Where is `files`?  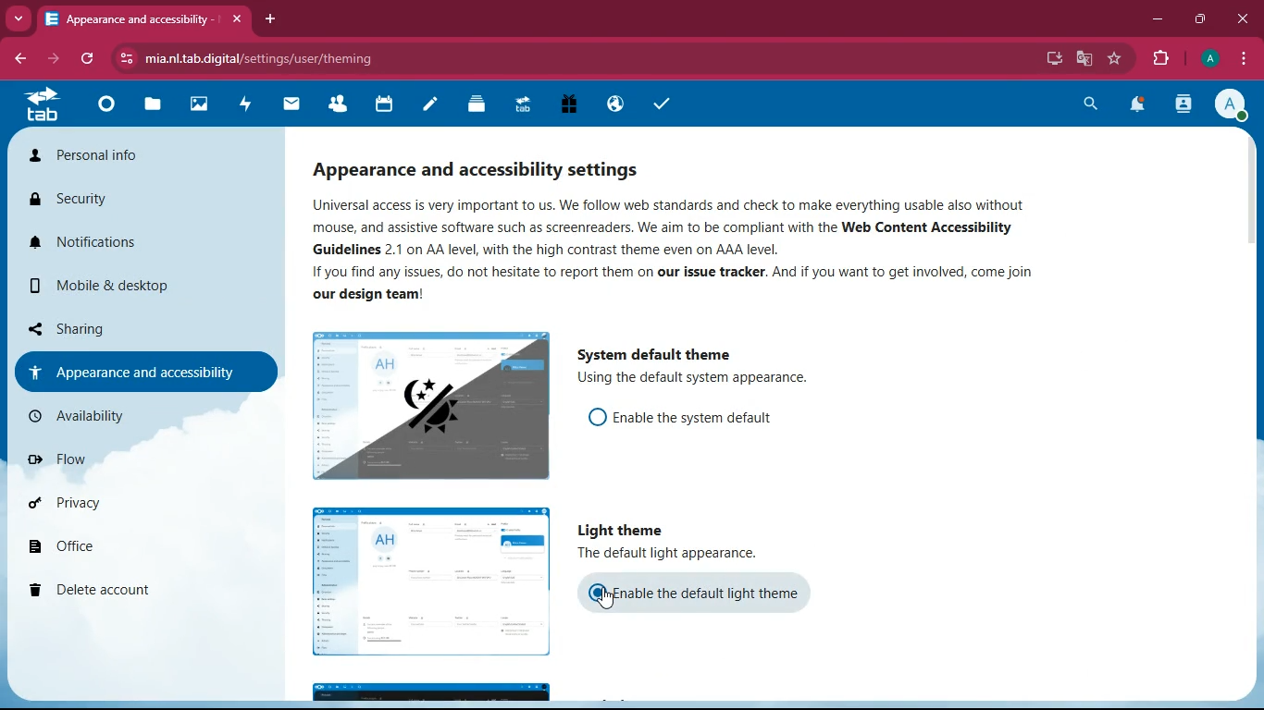 files is located at coordinates (151, 105).